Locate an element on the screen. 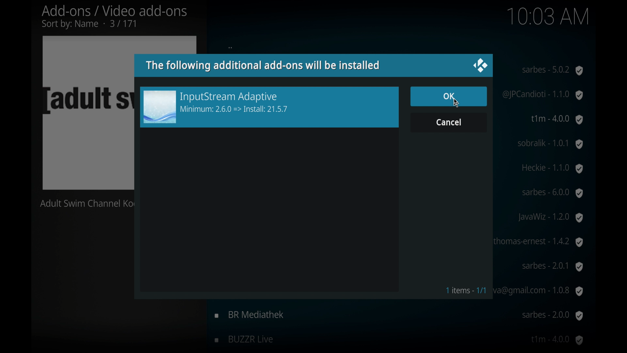 This screenshot has height=353, width=627. close is located at coordinates (480, 66).